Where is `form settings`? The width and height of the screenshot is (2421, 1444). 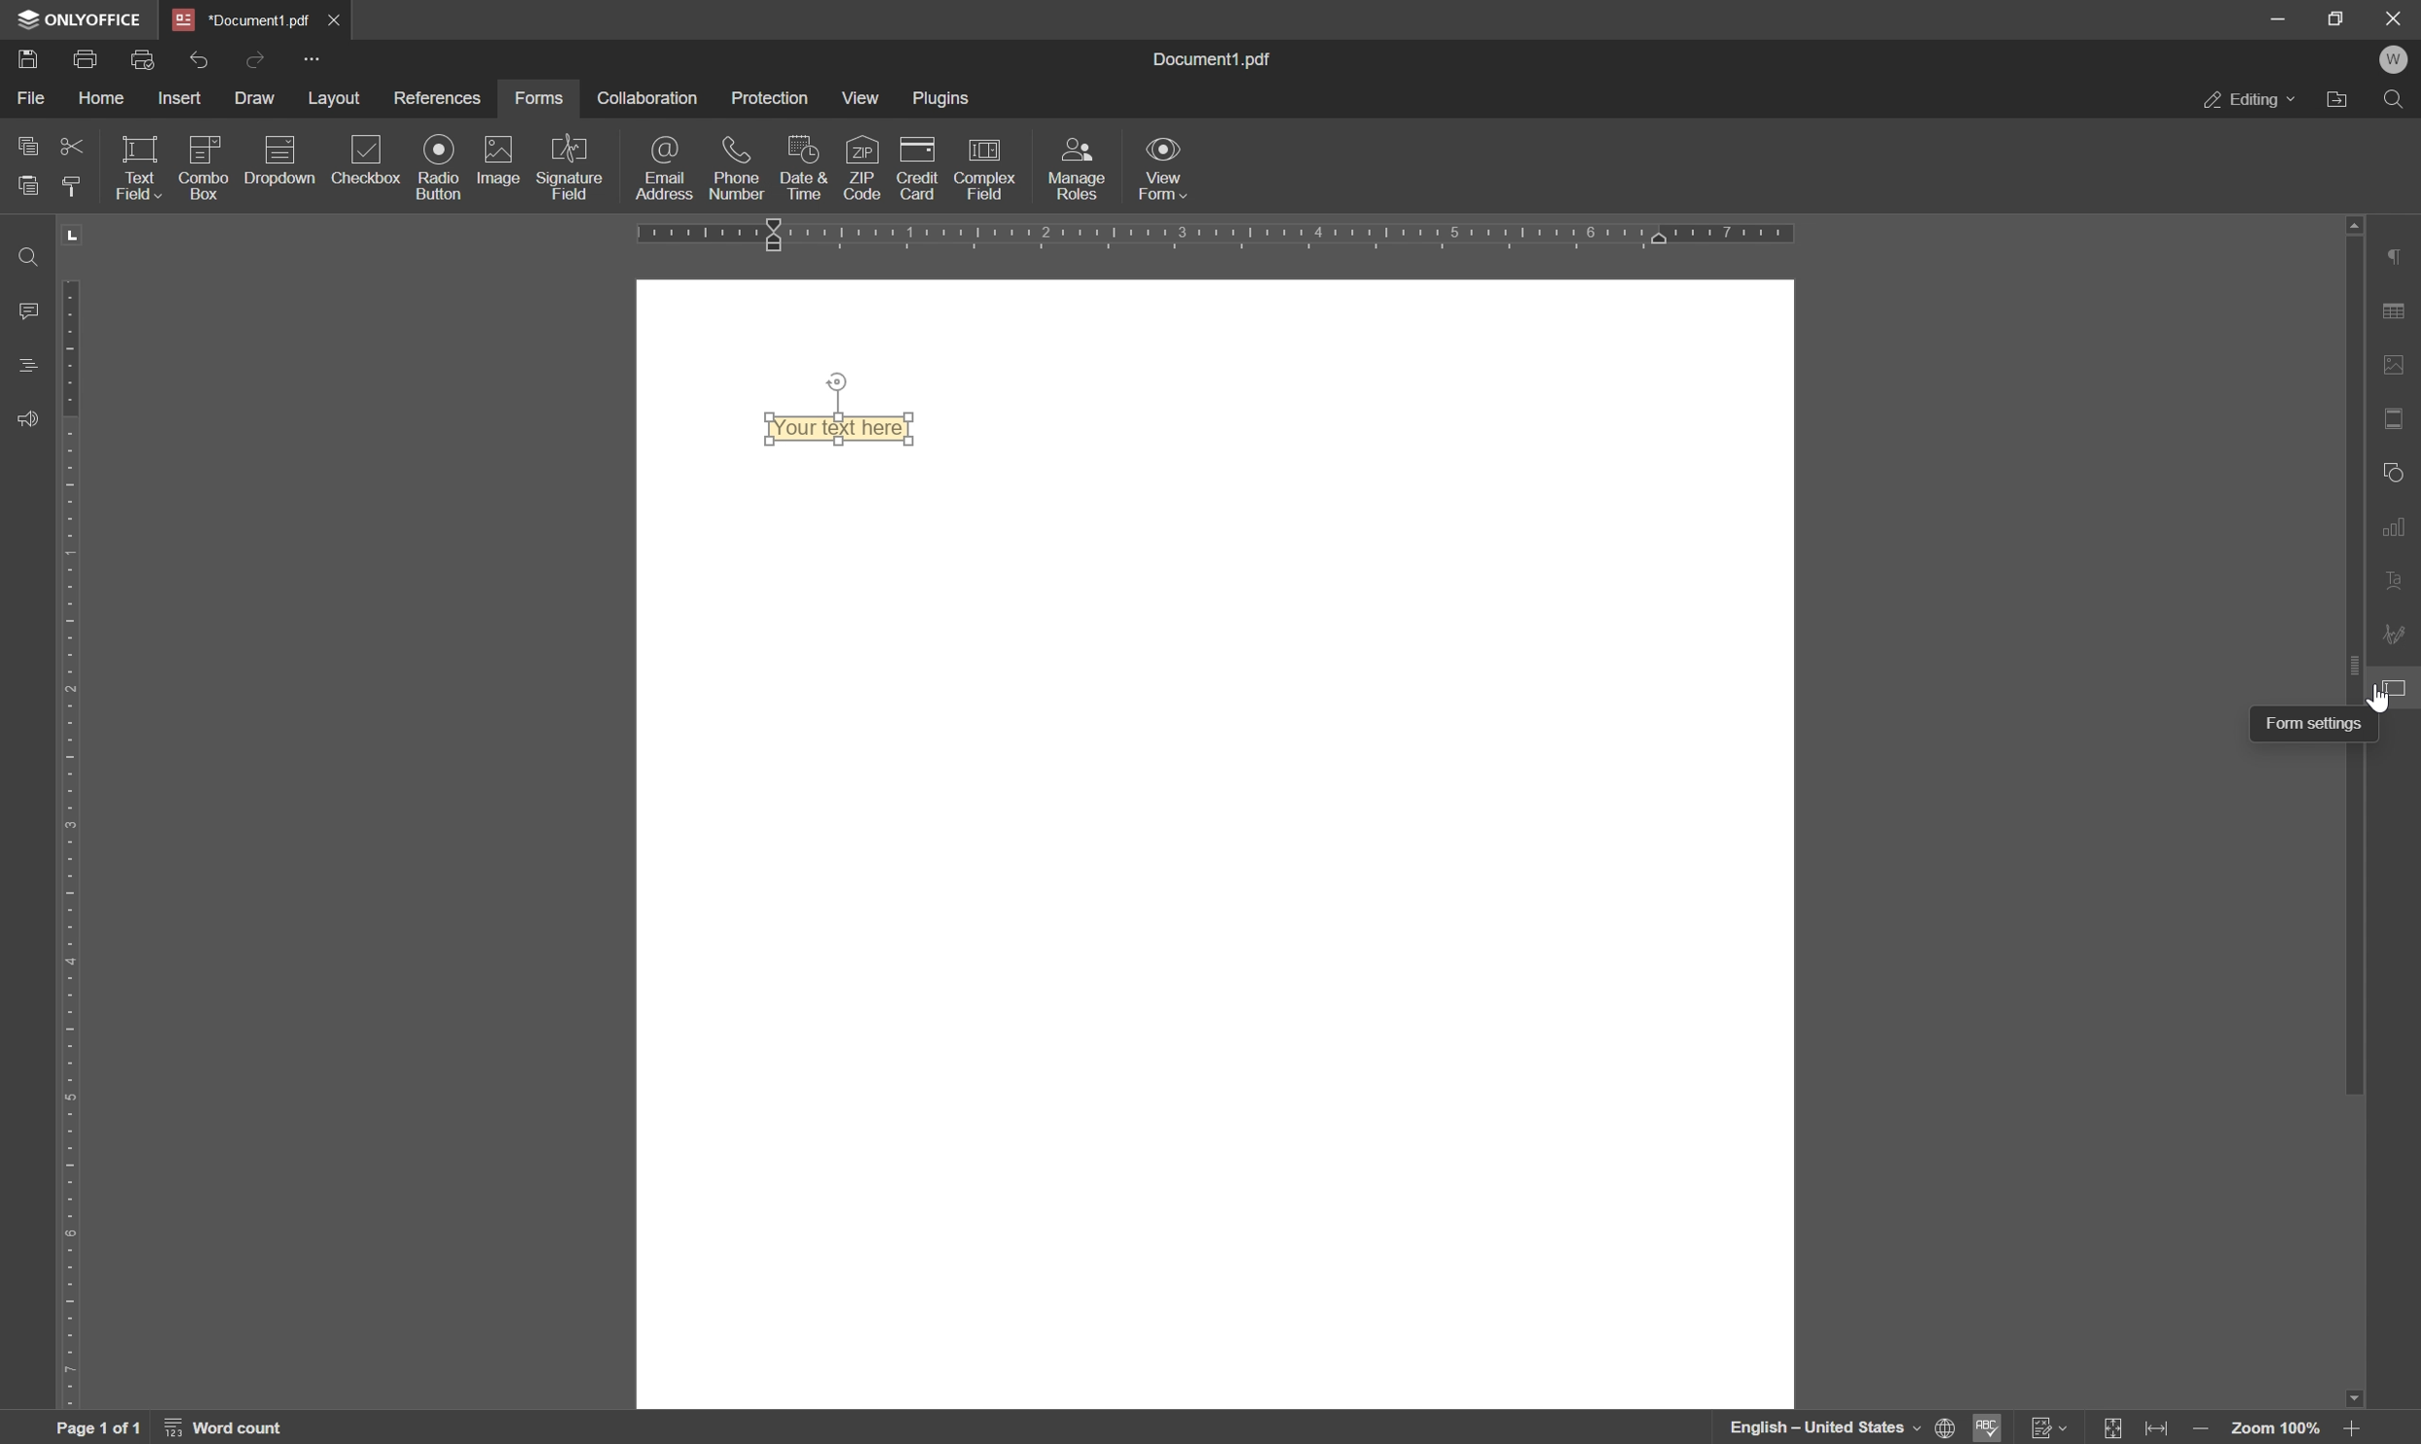
form settings is located at coordinates (2397, 691).